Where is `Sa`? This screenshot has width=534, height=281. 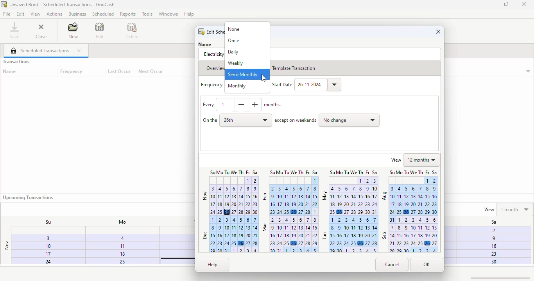 Sa is located at coordinates (489, 222).